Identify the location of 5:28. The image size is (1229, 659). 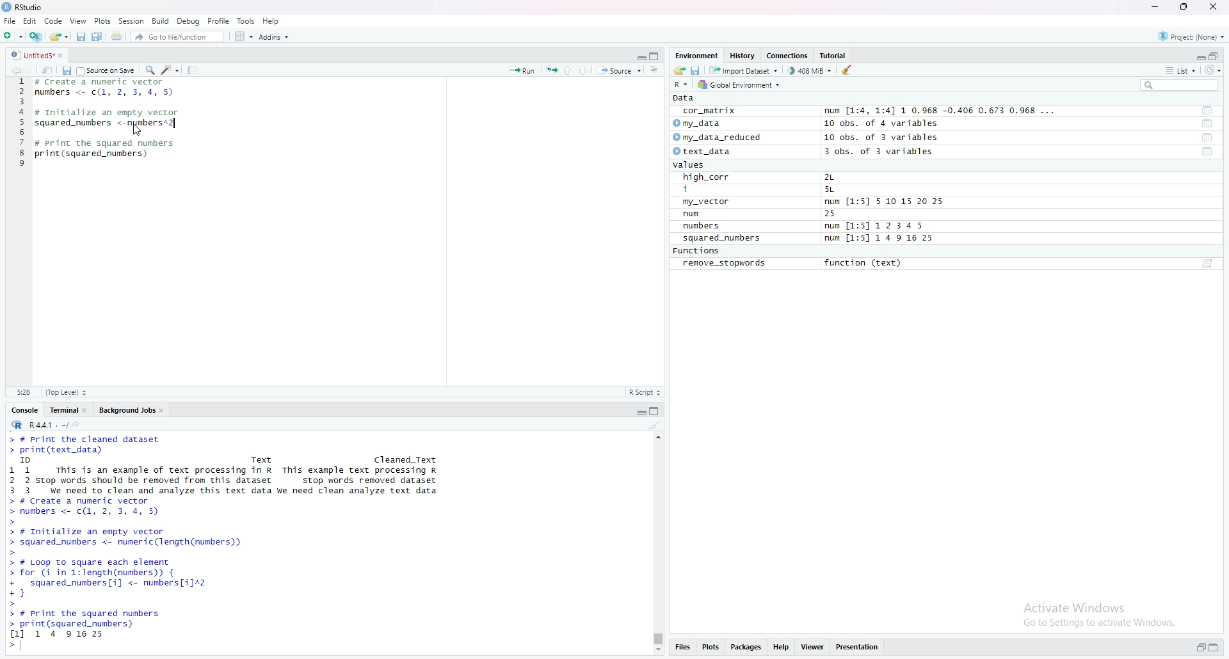
(23, 392).